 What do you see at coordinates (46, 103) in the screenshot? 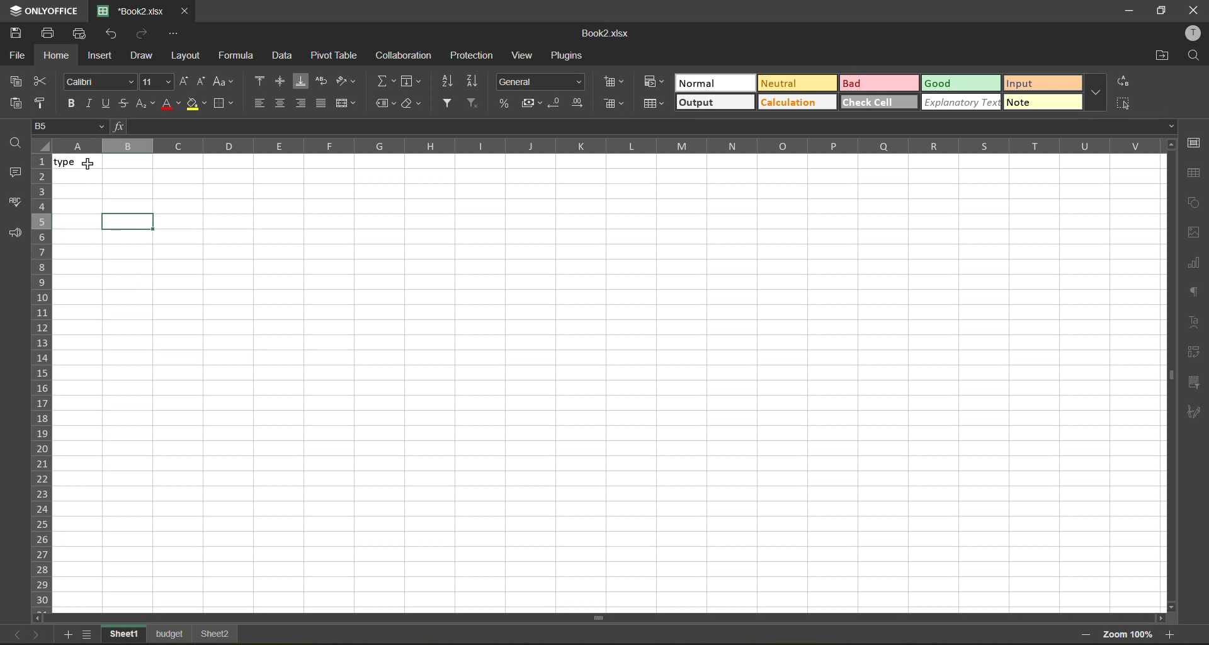
I see `copy style` at bounding box center [46, 103].